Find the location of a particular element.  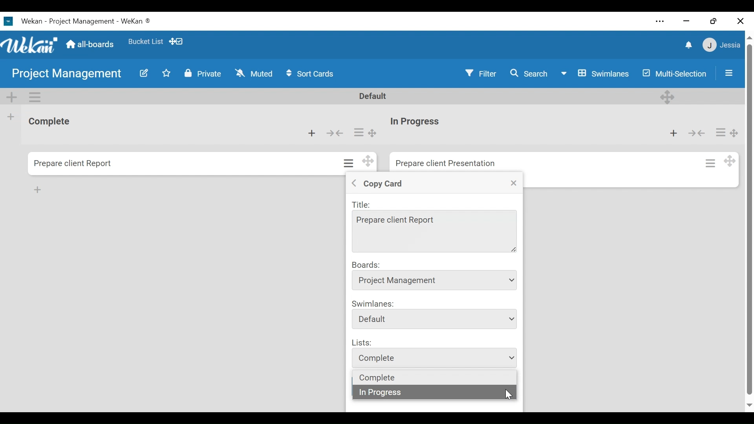

Add card to top of the list is located at coordinates (676, 133).